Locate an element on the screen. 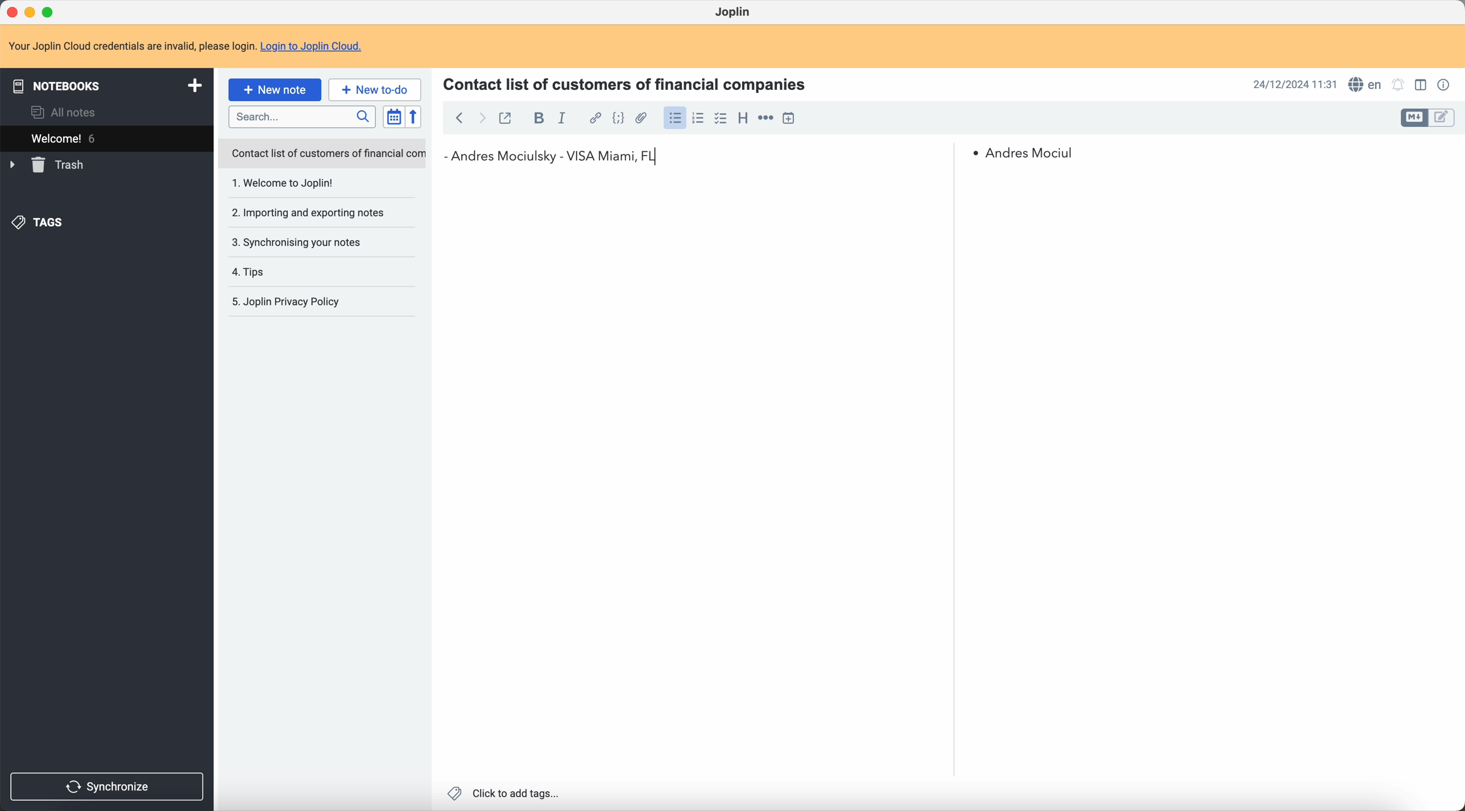 Image resolution: width=1465 pixels, height=811 pixels. italic is located at coordinates (562, 120).